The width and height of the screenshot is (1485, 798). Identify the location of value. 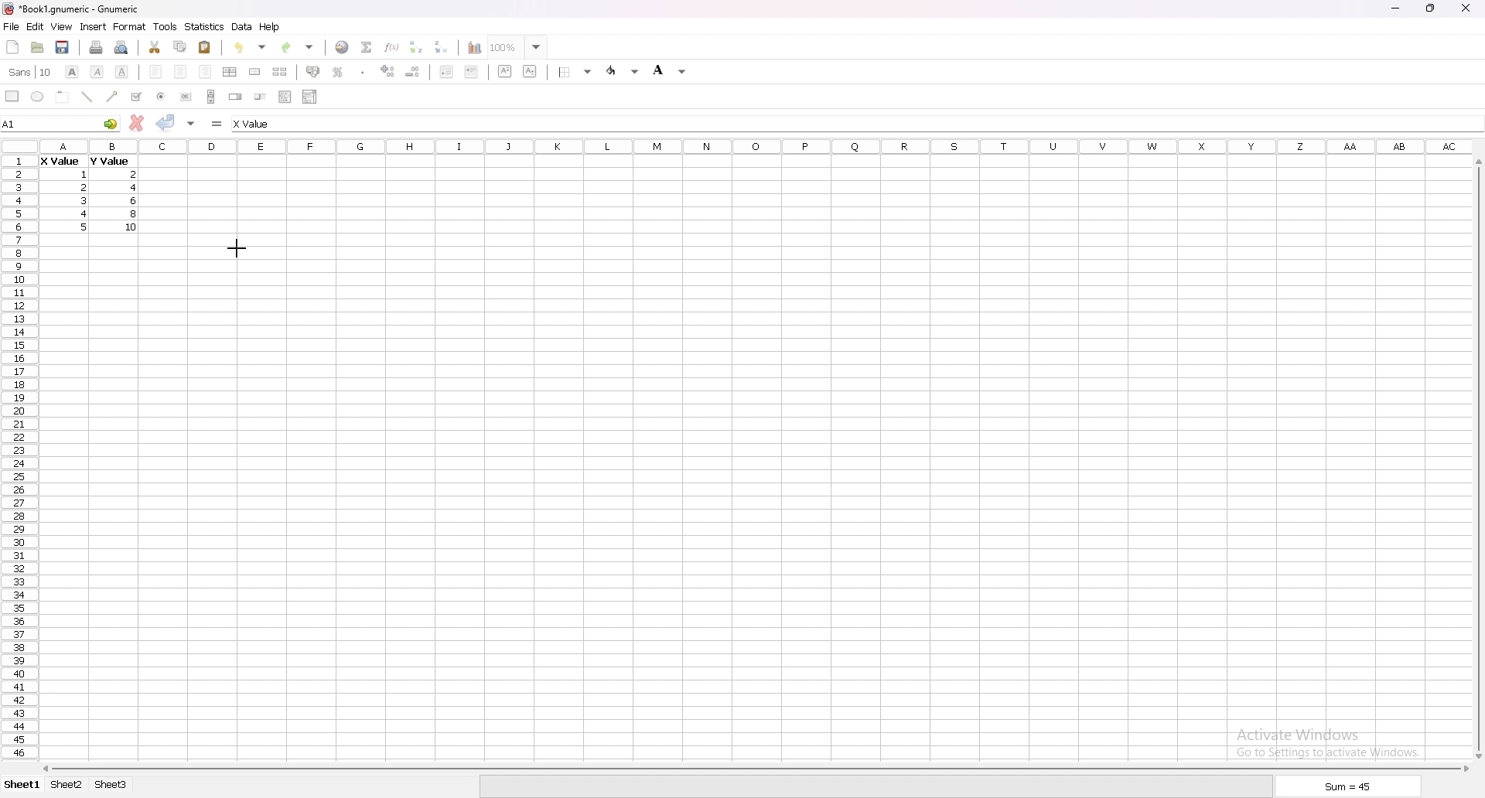
(135, 214).